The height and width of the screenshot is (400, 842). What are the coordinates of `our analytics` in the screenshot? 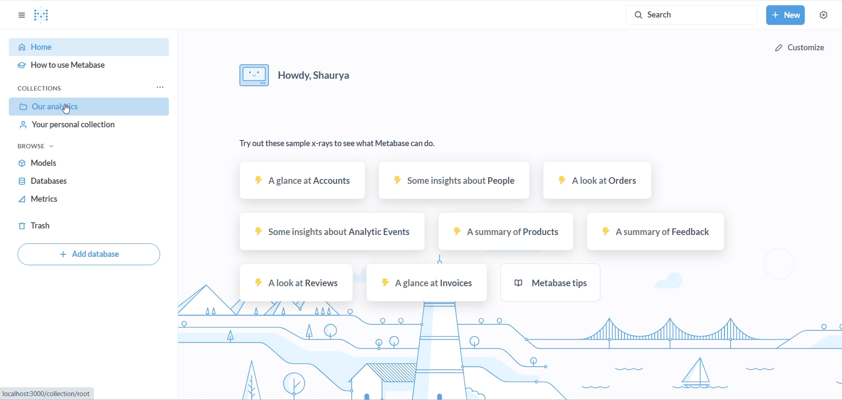 It's located at (86, 107).